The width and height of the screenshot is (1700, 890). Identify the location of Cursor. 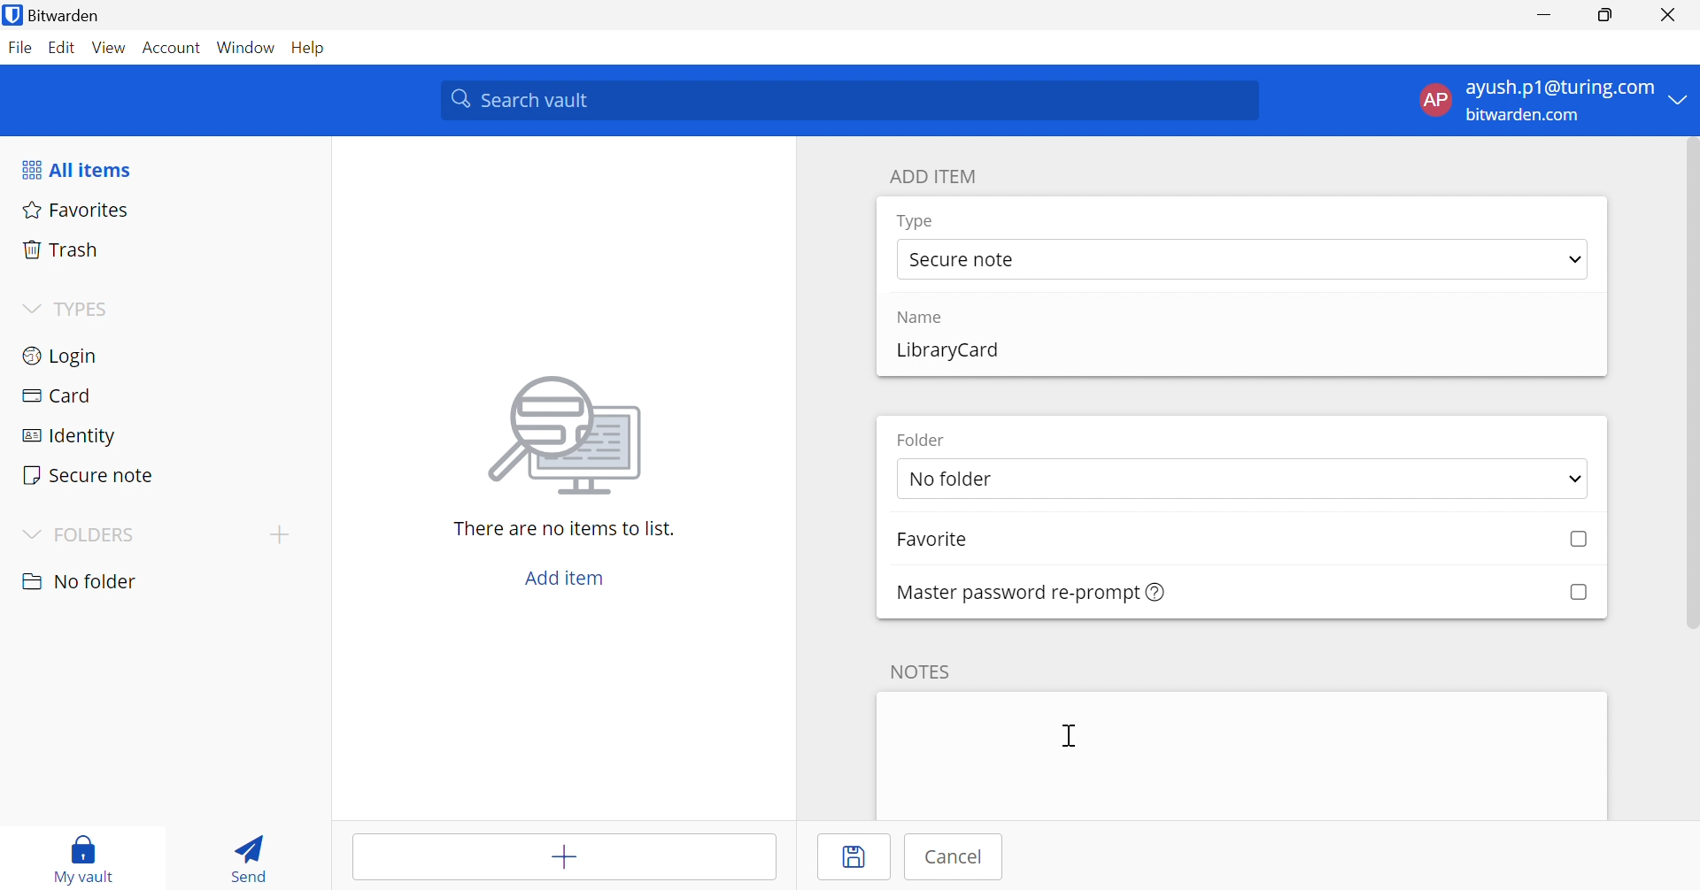
(1072, 733).